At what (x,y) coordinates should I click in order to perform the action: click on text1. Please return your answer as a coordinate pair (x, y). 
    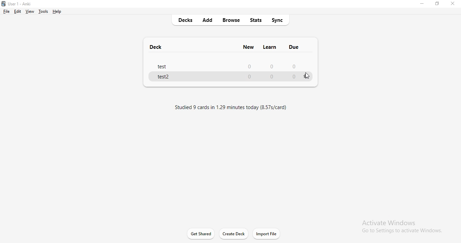
    Looking at the image, I should click on (237, 109).